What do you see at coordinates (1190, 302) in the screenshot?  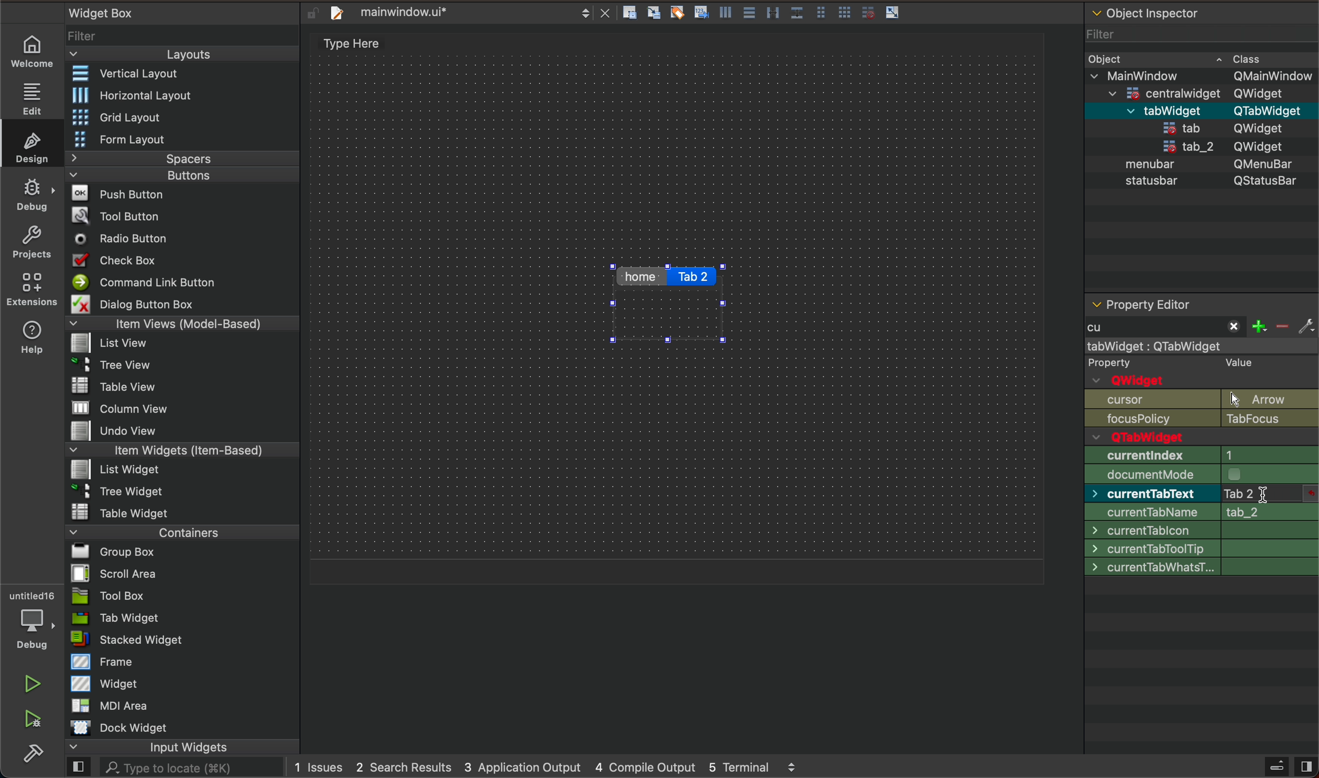 I see `property editor` at bounding box center [1190, 302].